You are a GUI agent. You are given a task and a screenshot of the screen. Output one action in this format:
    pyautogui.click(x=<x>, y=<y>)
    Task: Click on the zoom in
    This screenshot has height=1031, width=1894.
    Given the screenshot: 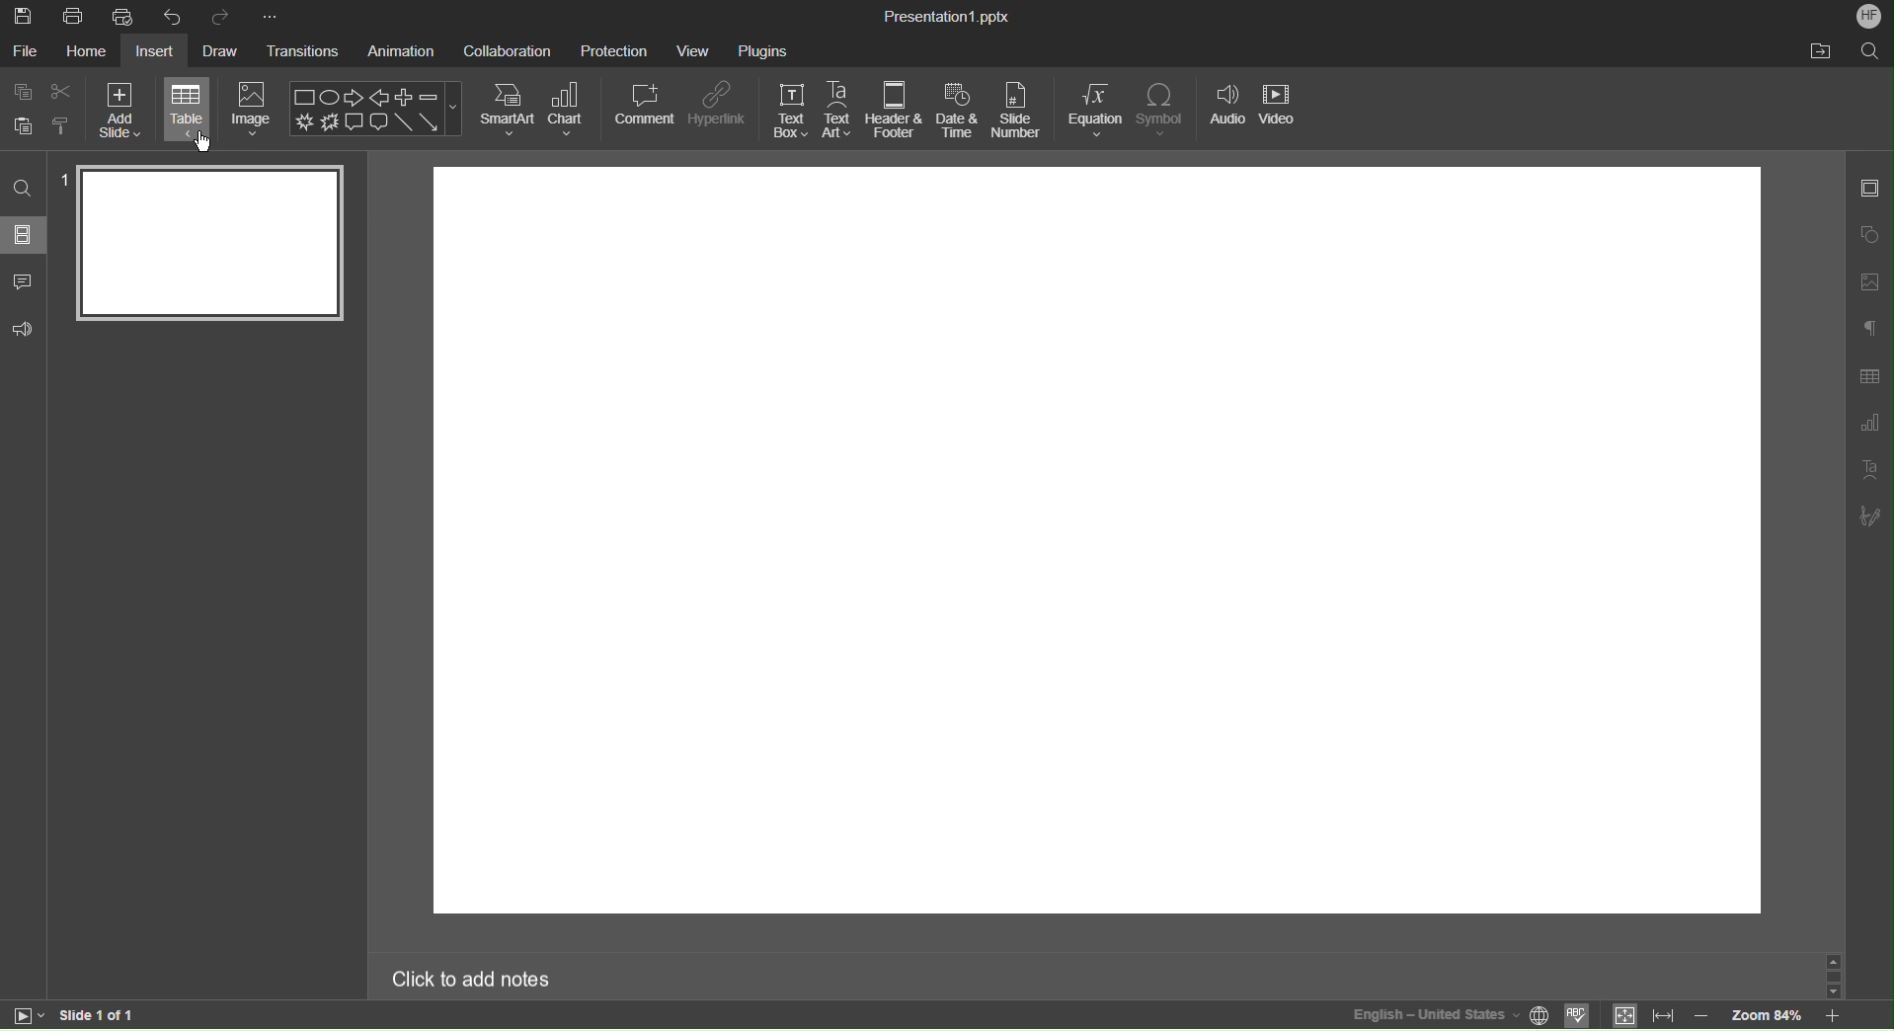 What is the action you would take?
    pyautogui.click(x=1831, y=1016)
    